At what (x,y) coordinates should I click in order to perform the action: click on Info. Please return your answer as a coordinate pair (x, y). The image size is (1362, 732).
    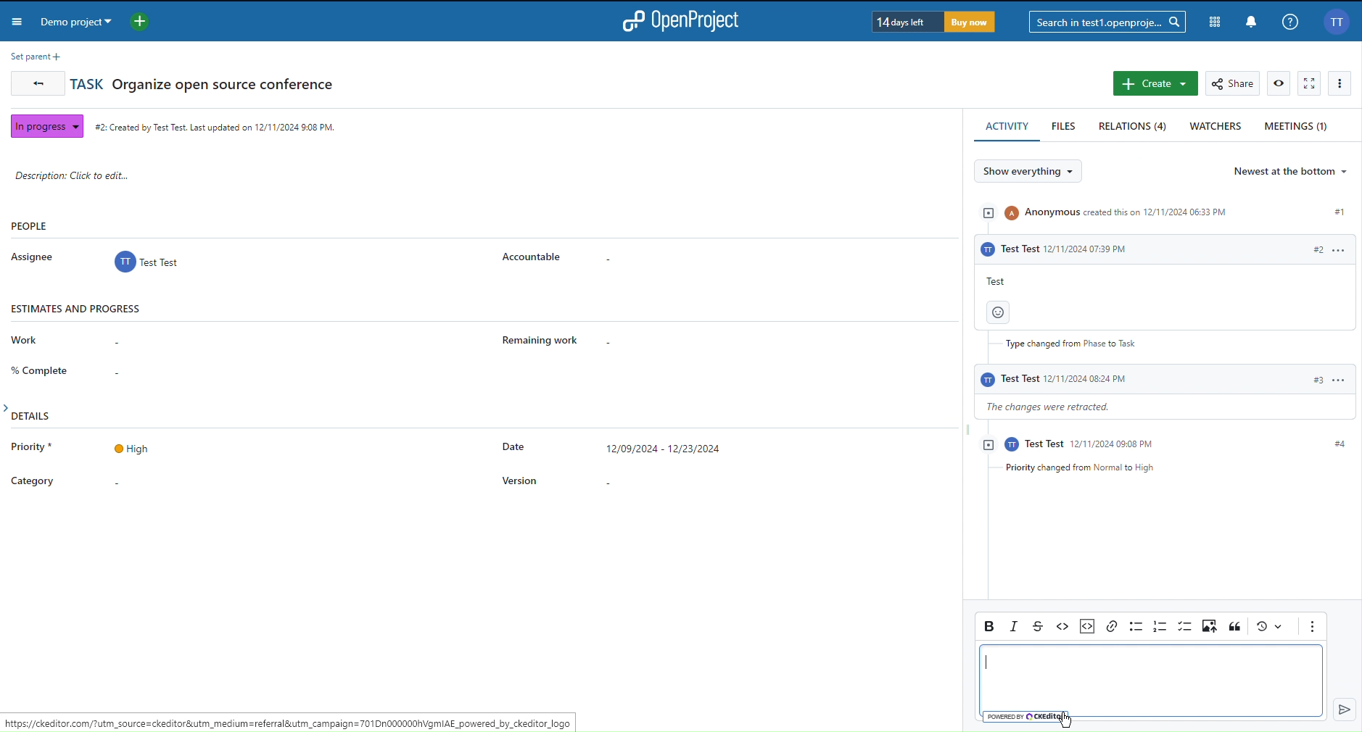
    Looking at the image, I should click on (1290, 21).